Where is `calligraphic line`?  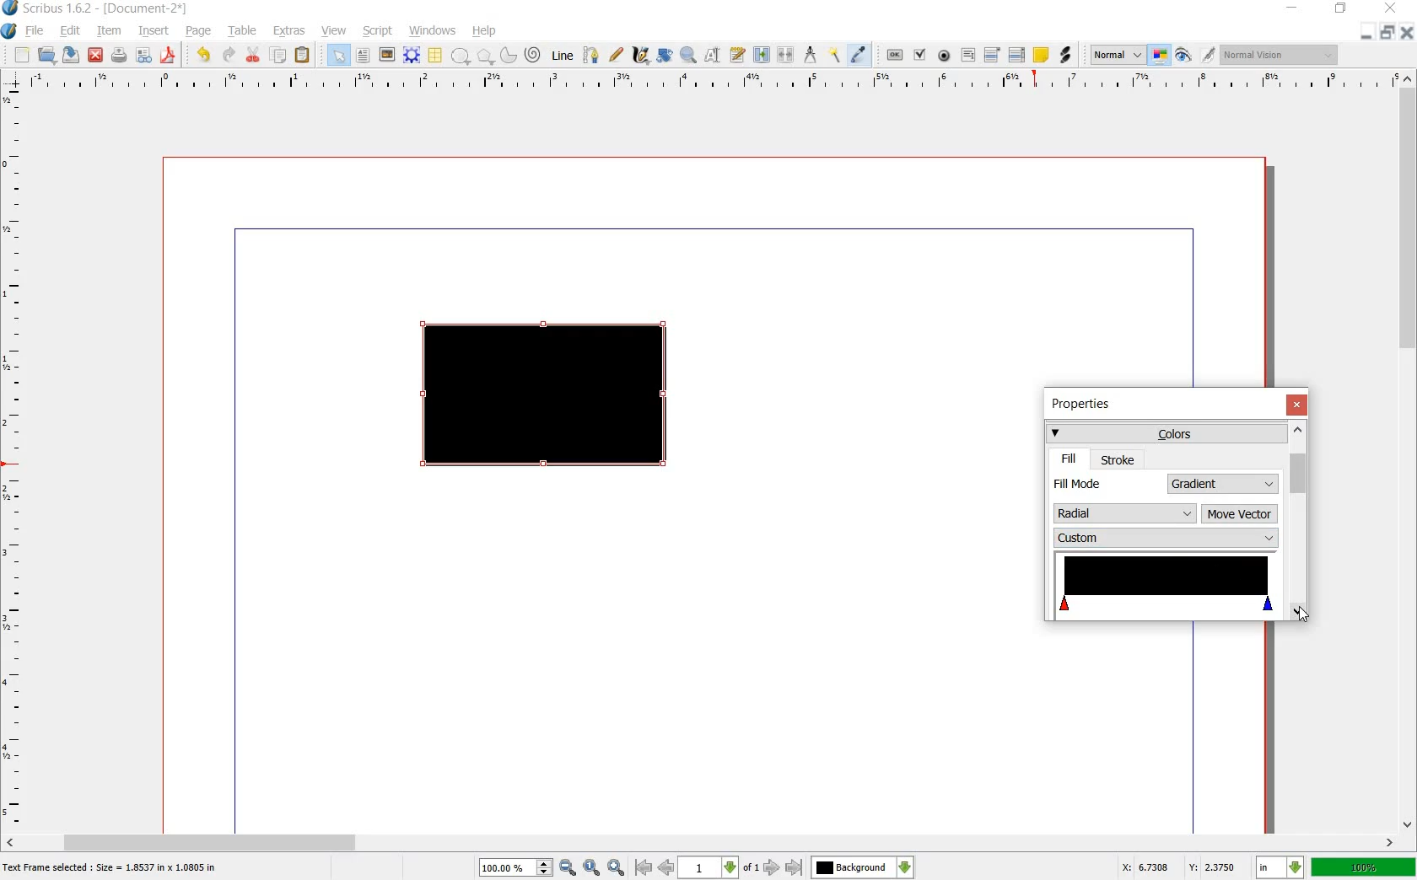 calligraphic line is located at coordinates (640, 54).